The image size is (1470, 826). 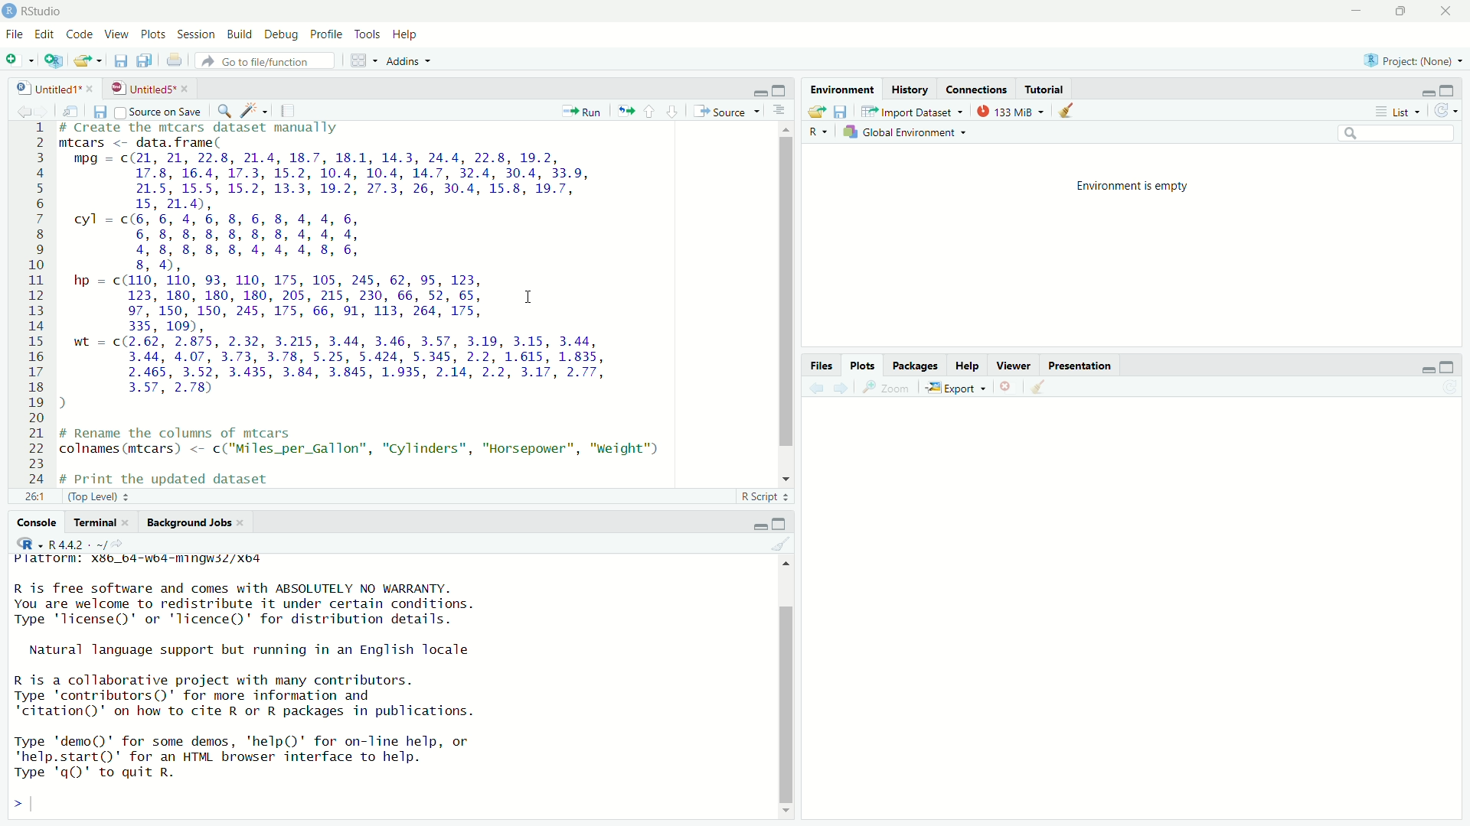 I want to click on 133MiB ~, so click(x=1010, y=112).